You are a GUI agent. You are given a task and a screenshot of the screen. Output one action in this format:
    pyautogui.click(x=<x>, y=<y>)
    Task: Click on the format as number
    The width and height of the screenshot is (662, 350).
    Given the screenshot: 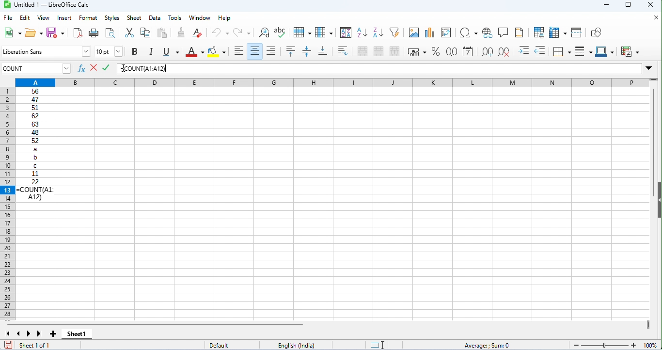 What is the action you would take?
    pyautogui.click(x=451, y=51)
    